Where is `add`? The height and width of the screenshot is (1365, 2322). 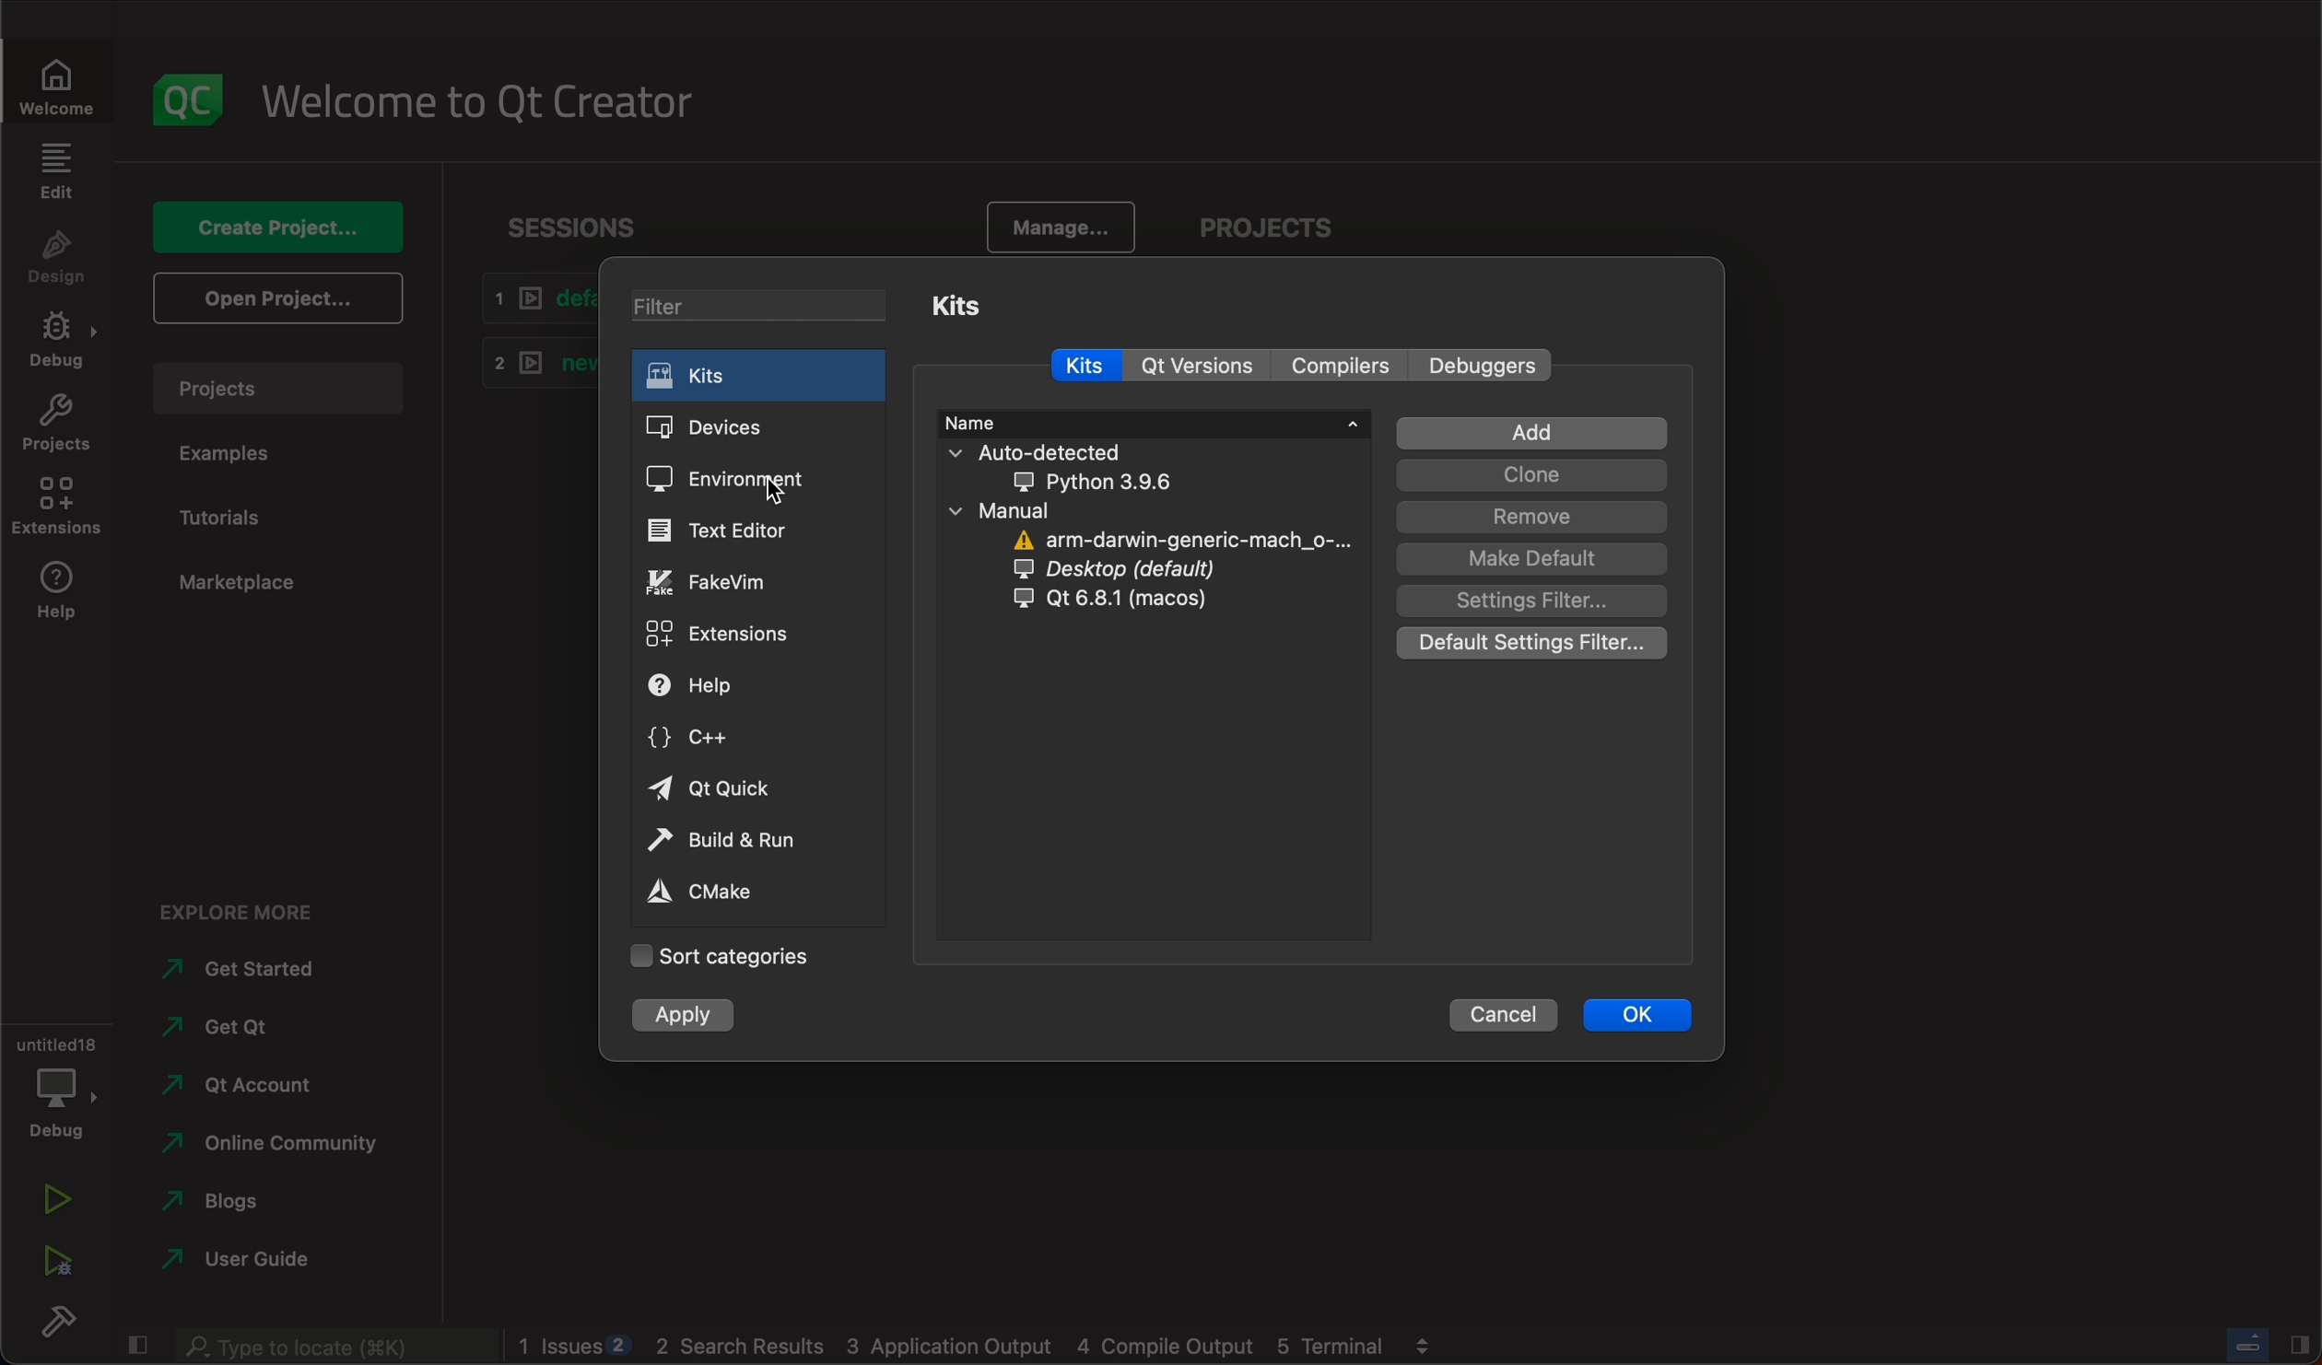 add is located at coordinates (1529, 434).